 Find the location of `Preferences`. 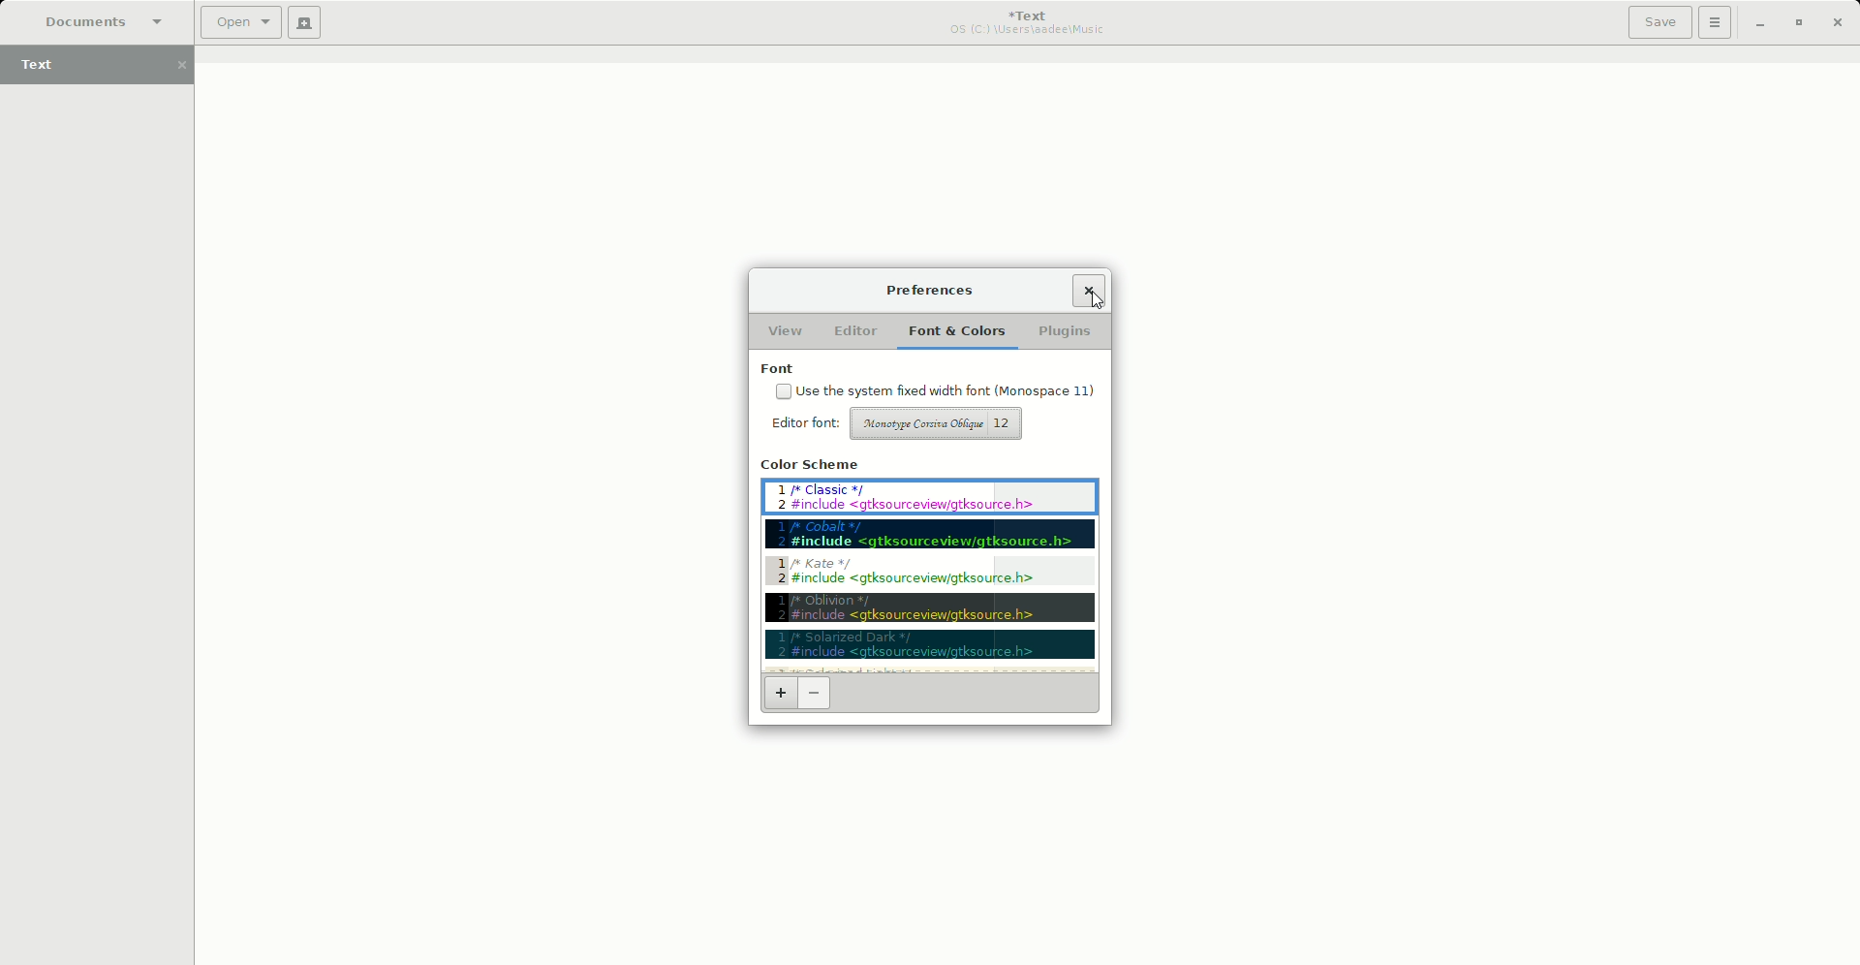

Preferences is located at coordinates (936, 291).